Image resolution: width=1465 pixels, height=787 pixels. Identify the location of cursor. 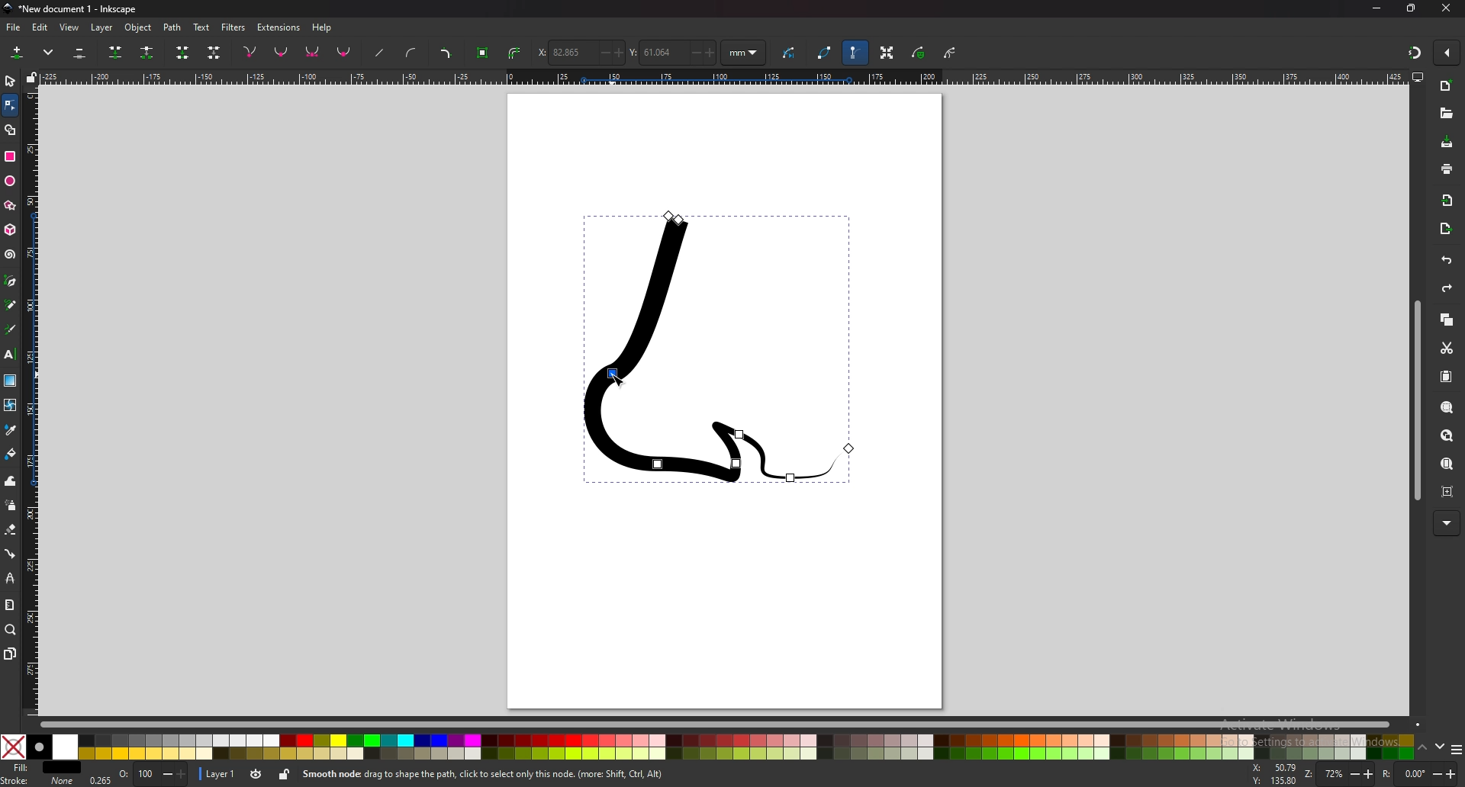
(615, 377).